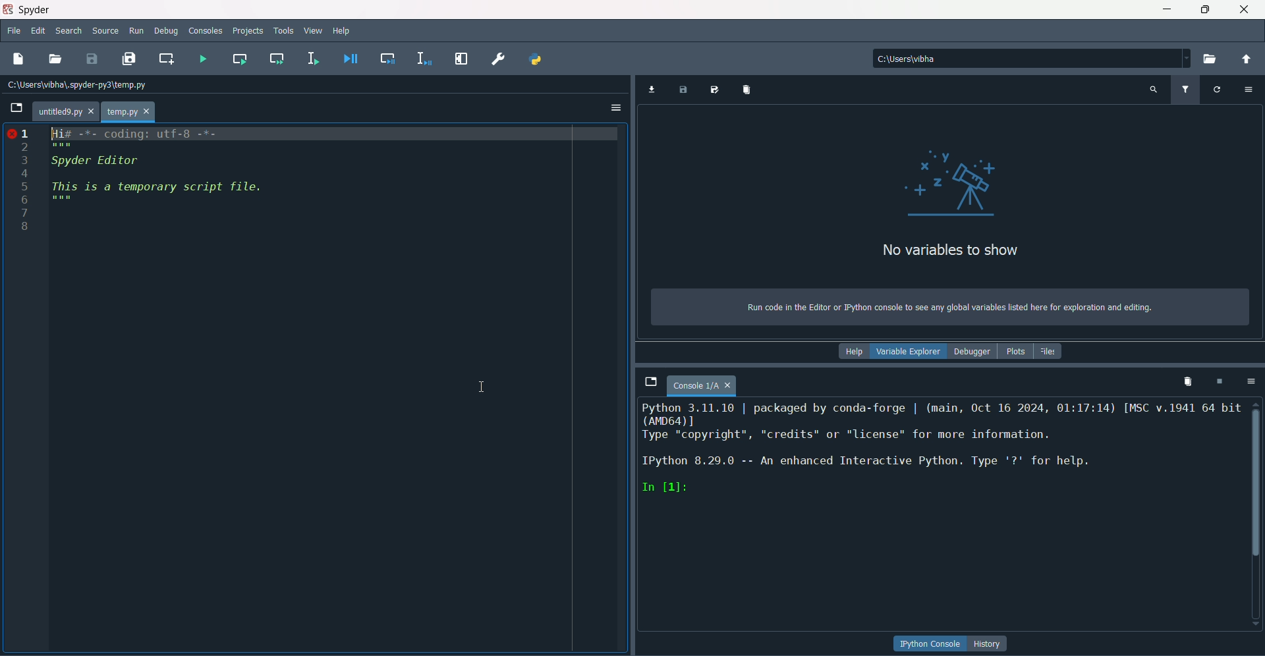  I want to click on projects, so click(248, 32).